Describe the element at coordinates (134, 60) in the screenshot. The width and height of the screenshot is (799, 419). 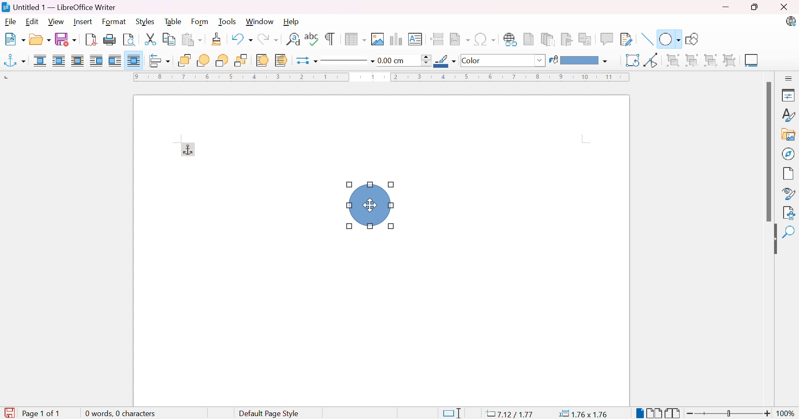
I see `Through` at that location.